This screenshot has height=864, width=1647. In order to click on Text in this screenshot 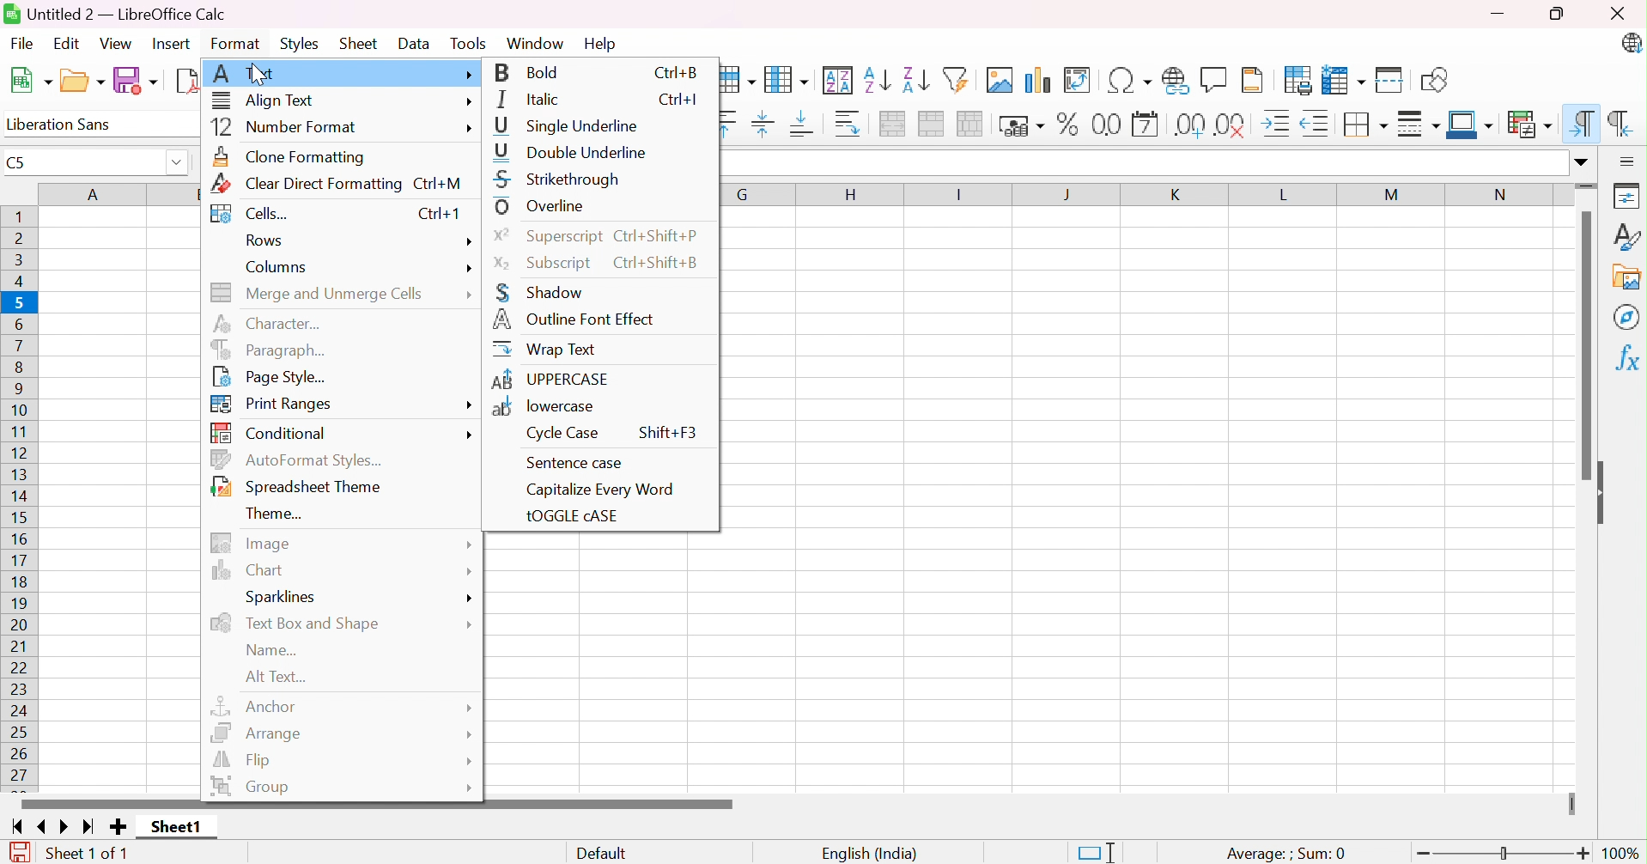, I will do `click(244, 73)`.